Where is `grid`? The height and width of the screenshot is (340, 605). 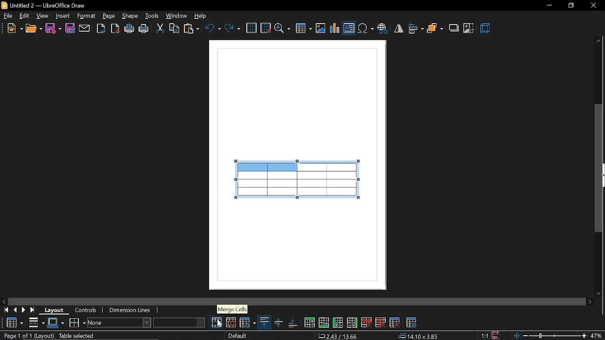
grid is located at coordinates (252, 28).